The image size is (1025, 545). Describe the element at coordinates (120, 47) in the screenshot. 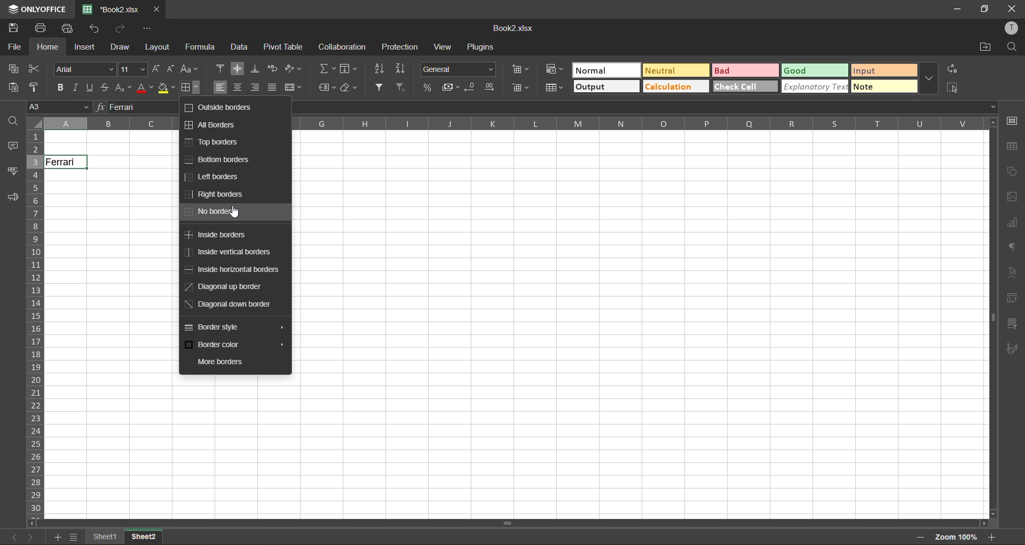

I see `draw` at that location.